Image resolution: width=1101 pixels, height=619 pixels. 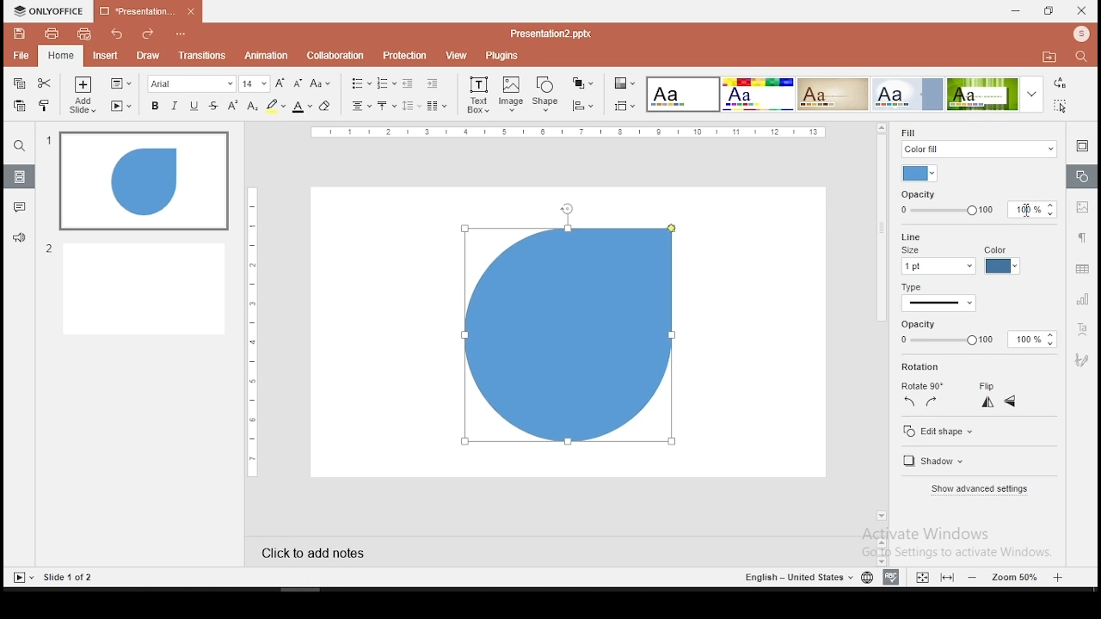 I want to click on add slide, so click(x=83, y=96).